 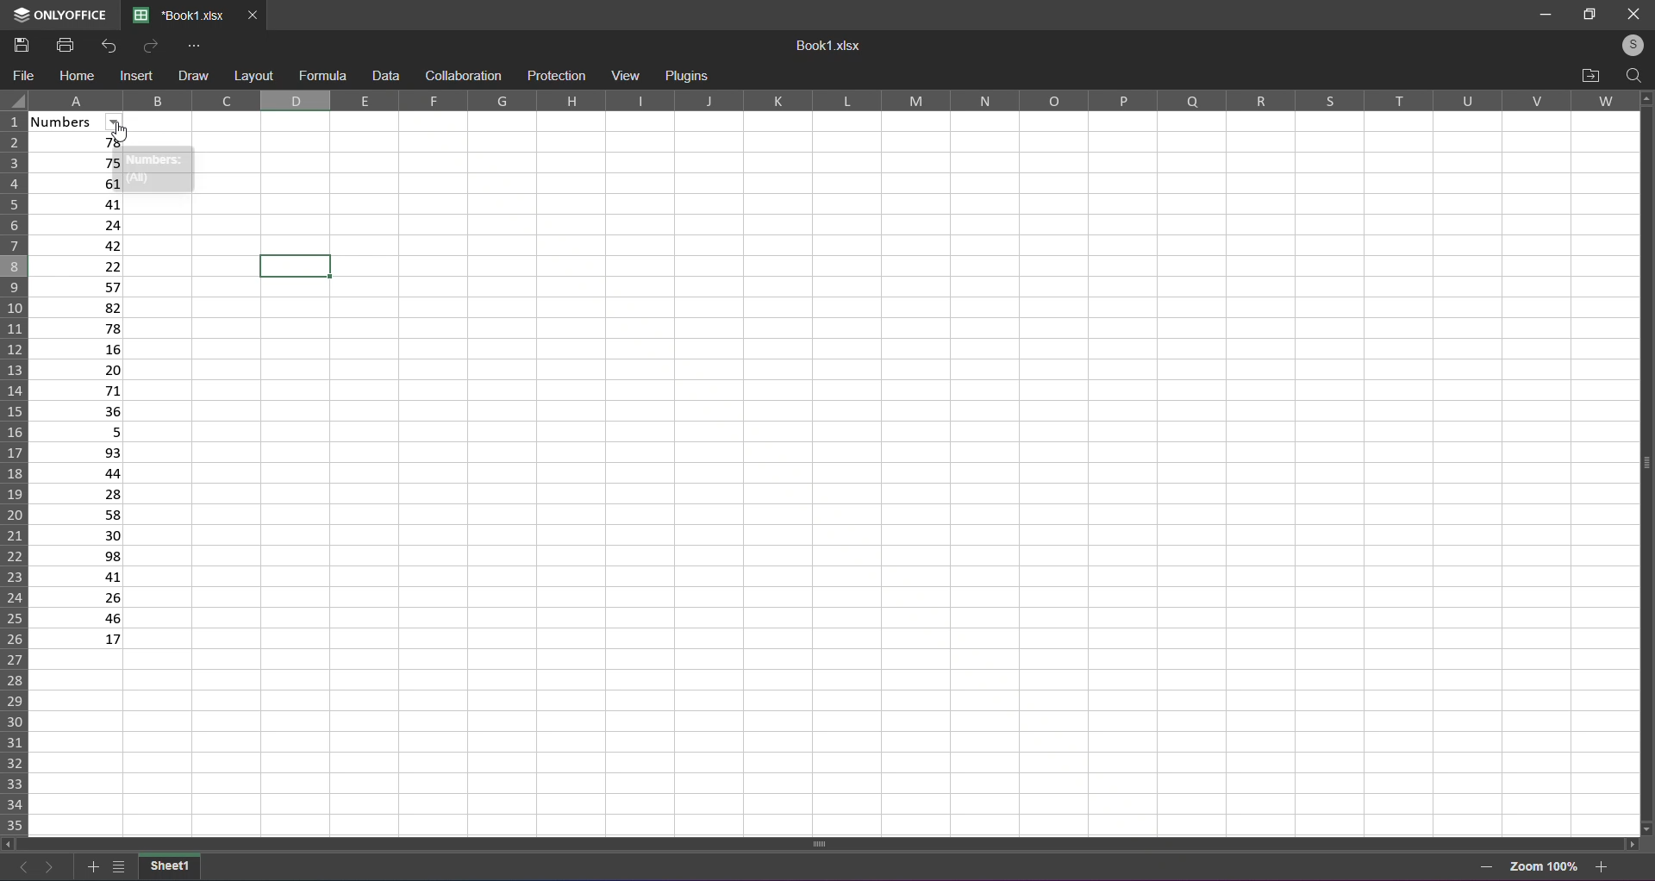 What do you see at coordinates (1541, 13) in the screenshot?
I see `Minimize` at bounding box center [1541, 13].